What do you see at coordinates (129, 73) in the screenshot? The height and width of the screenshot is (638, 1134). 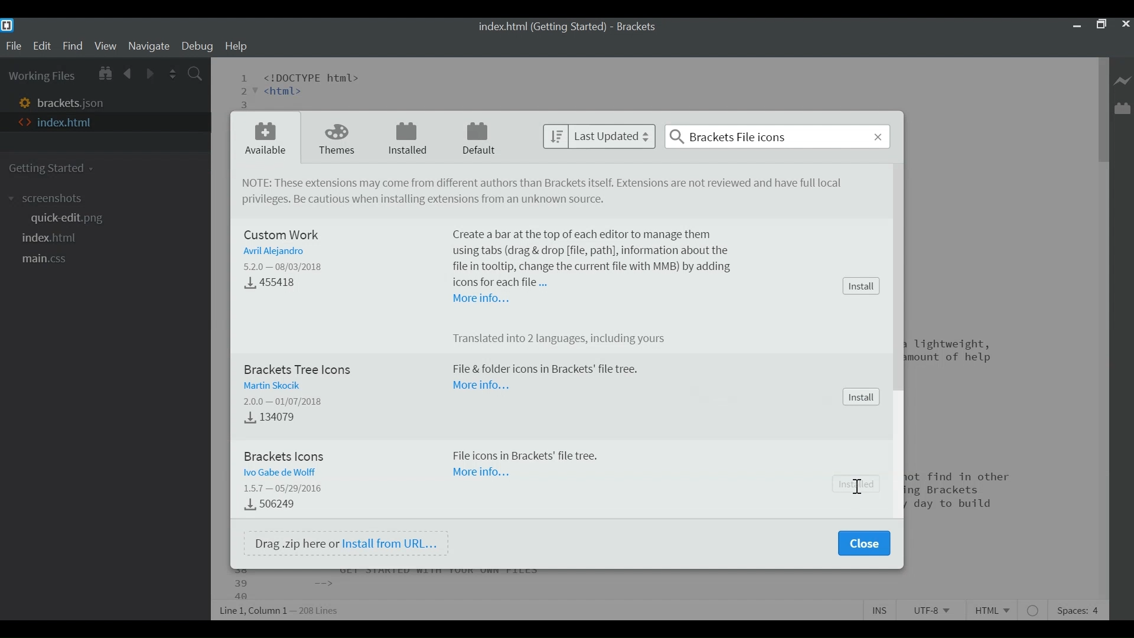 I see `Navigate Backward` at bounding box center [129, 73].